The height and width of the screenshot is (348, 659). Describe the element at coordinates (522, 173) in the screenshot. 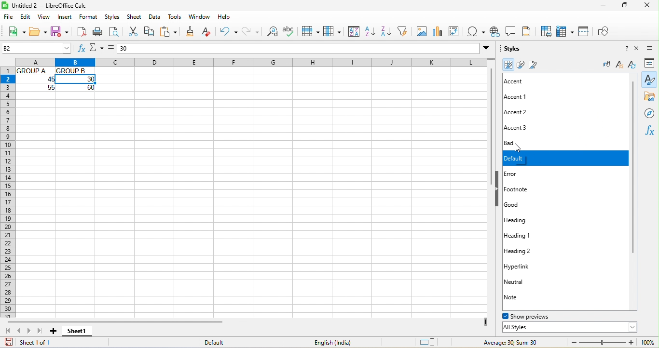

I see `error` at that location.